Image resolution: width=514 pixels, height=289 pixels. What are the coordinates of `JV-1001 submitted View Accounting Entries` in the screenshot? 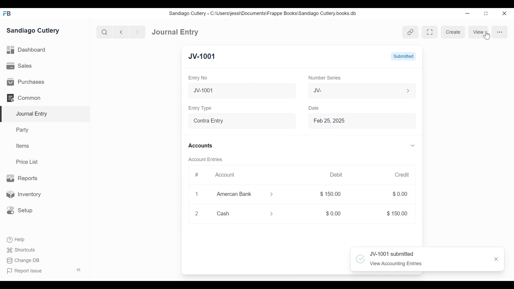 It's located at (420, 260).